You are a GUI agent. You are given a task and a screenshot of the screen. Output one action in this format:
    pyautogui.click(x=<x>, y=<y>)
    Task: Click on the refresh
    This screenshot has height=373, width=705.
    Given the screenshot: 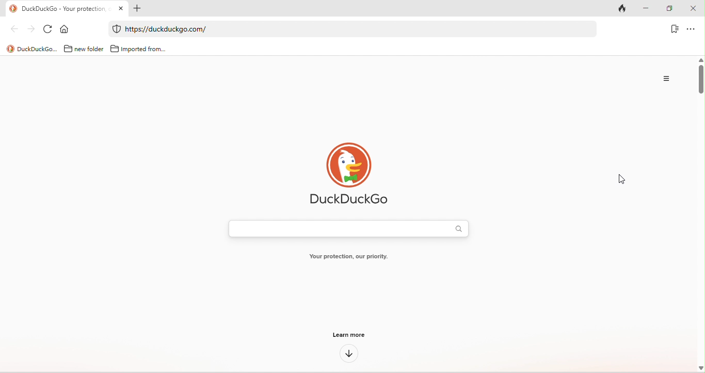 What is the action you would take?
    pyautogui.click(x=47, y=28)
    